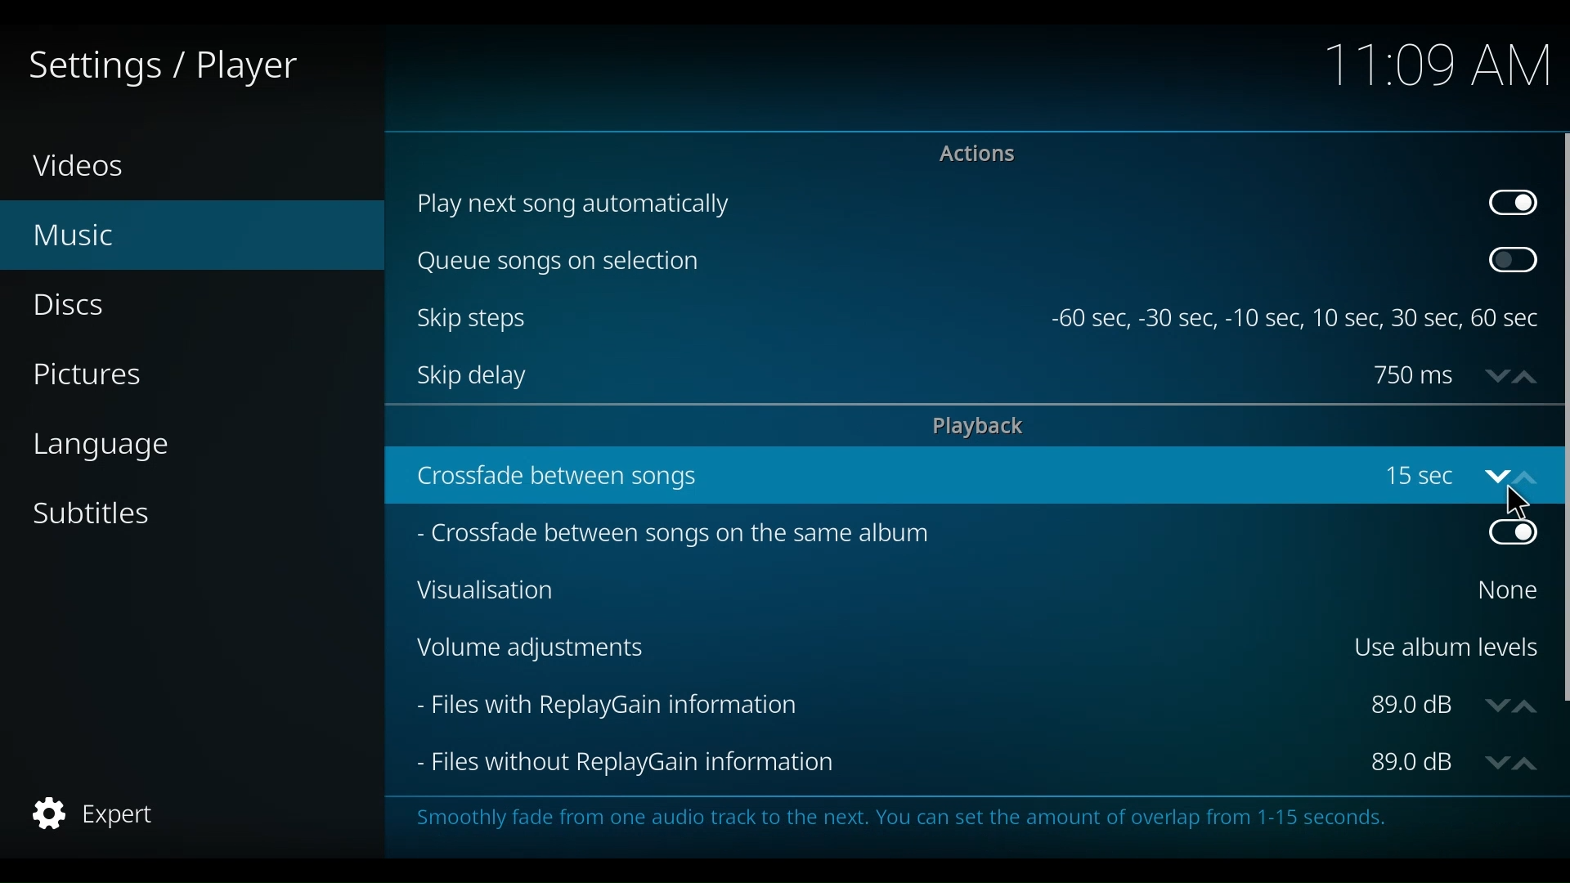 This screenshot has width=1570, height=883. Describe the element at coordinates (1514, 505) in the screenshot. I see `Cursor` at that location.